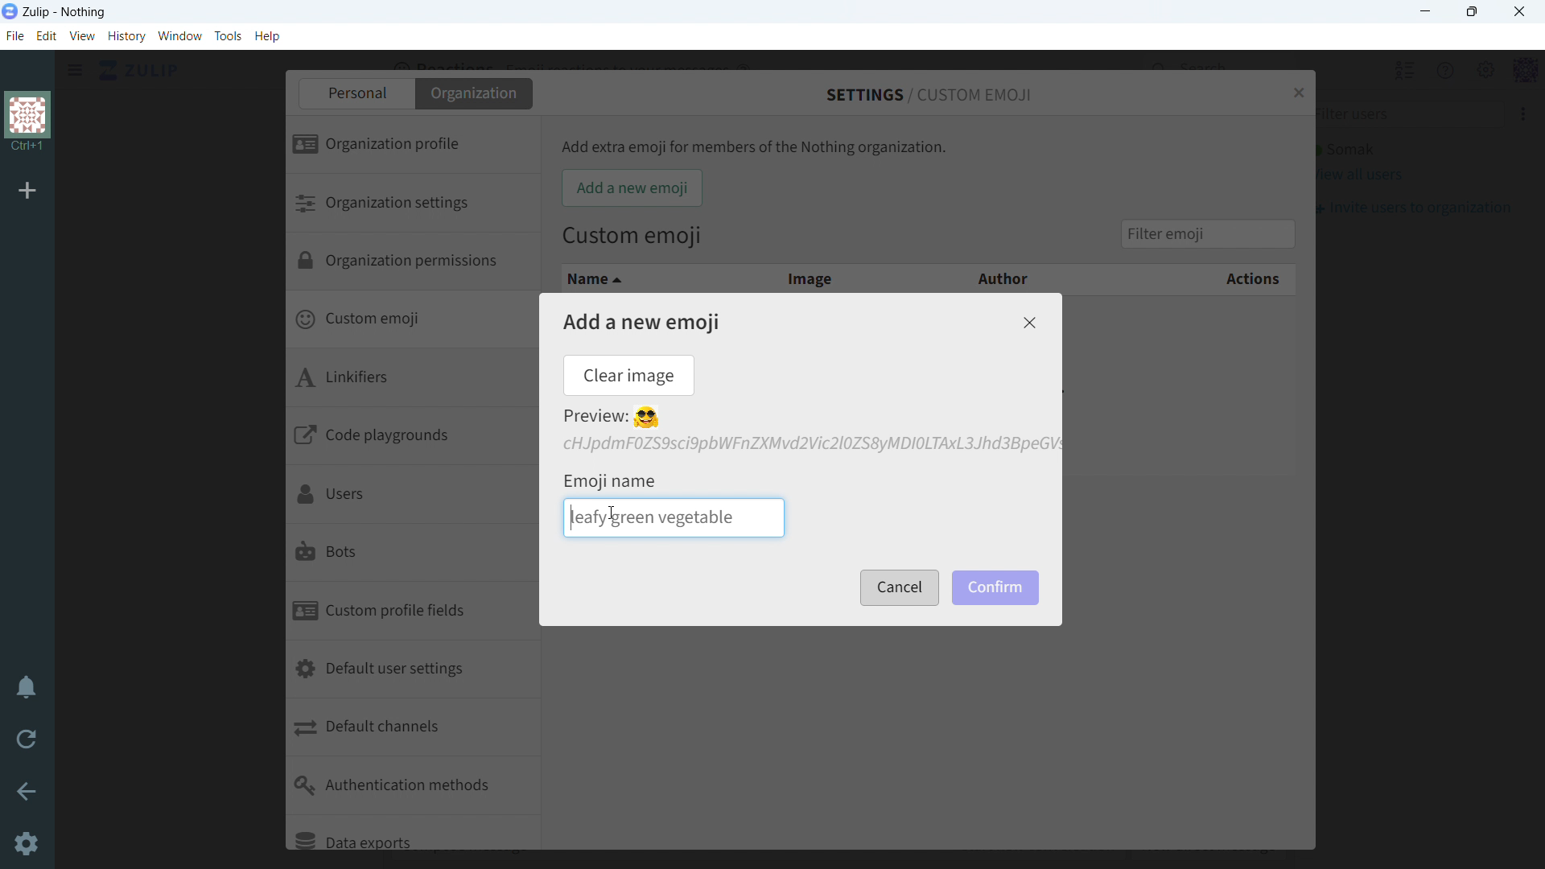 Image resolution: width=1545 pixels, height=869 pixels. What do you see at coordinates (412, 612) in the screenshot?
I see `custom profile fields` at bounding box center [412, 612].